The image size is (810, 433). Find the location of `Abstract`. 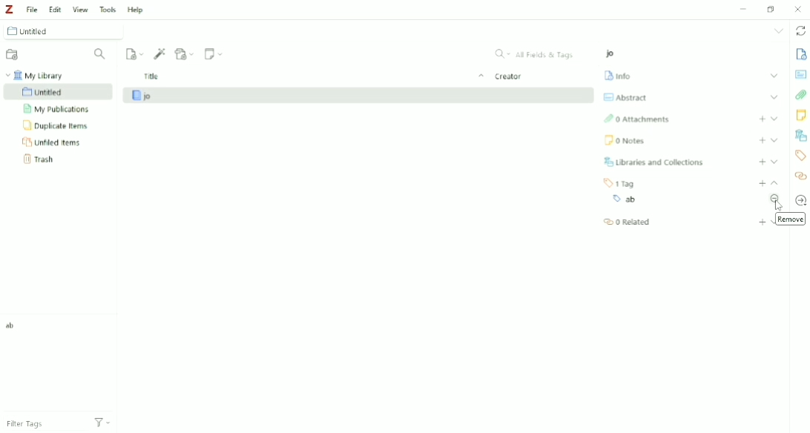

Abstract is located at coordinates (625, 97).